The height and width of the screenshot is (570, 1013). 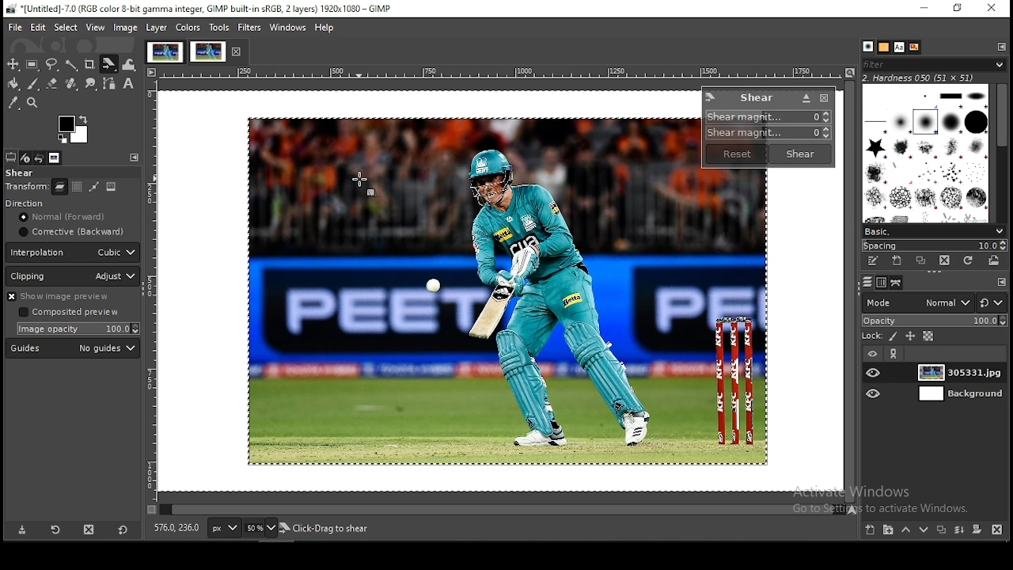 What do you see at coordinates (867, 282) in the screenshot?
I see `paths` at bounding box center [867, 282].